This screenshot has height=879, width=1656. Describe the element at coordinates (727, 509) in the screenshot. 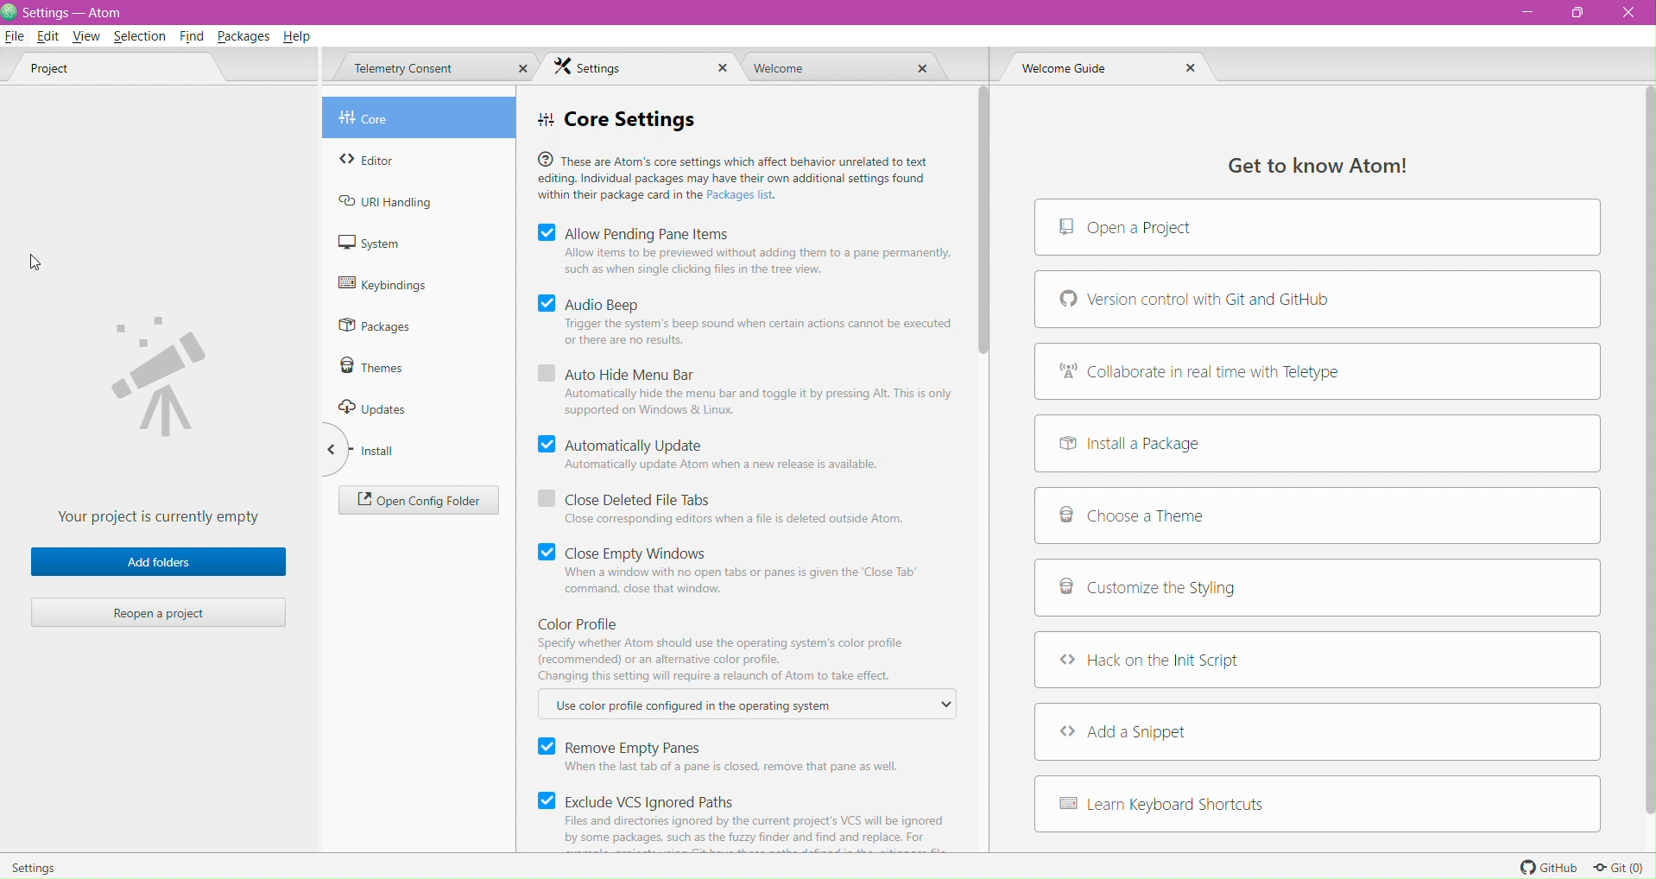

I see `Close Deleted File Tabs | Close corresponding editors when a file is deleted outside Atom.` at that location.